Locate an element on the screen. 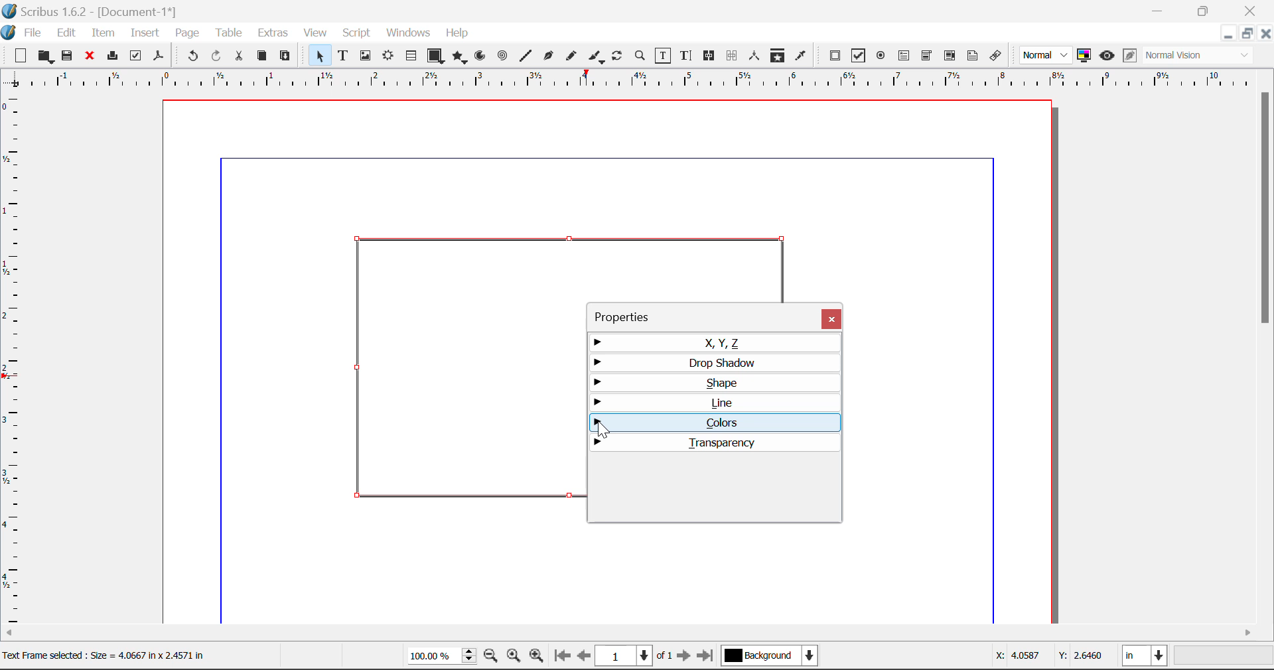  Calligraphic Line is located at coordinates (593, 56).